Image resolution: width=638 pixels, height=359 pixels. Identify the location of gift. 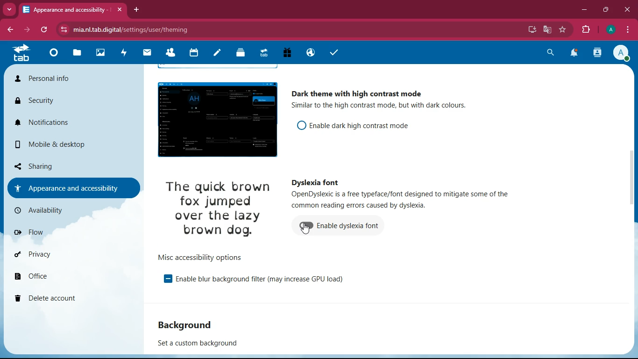
(284, 52).